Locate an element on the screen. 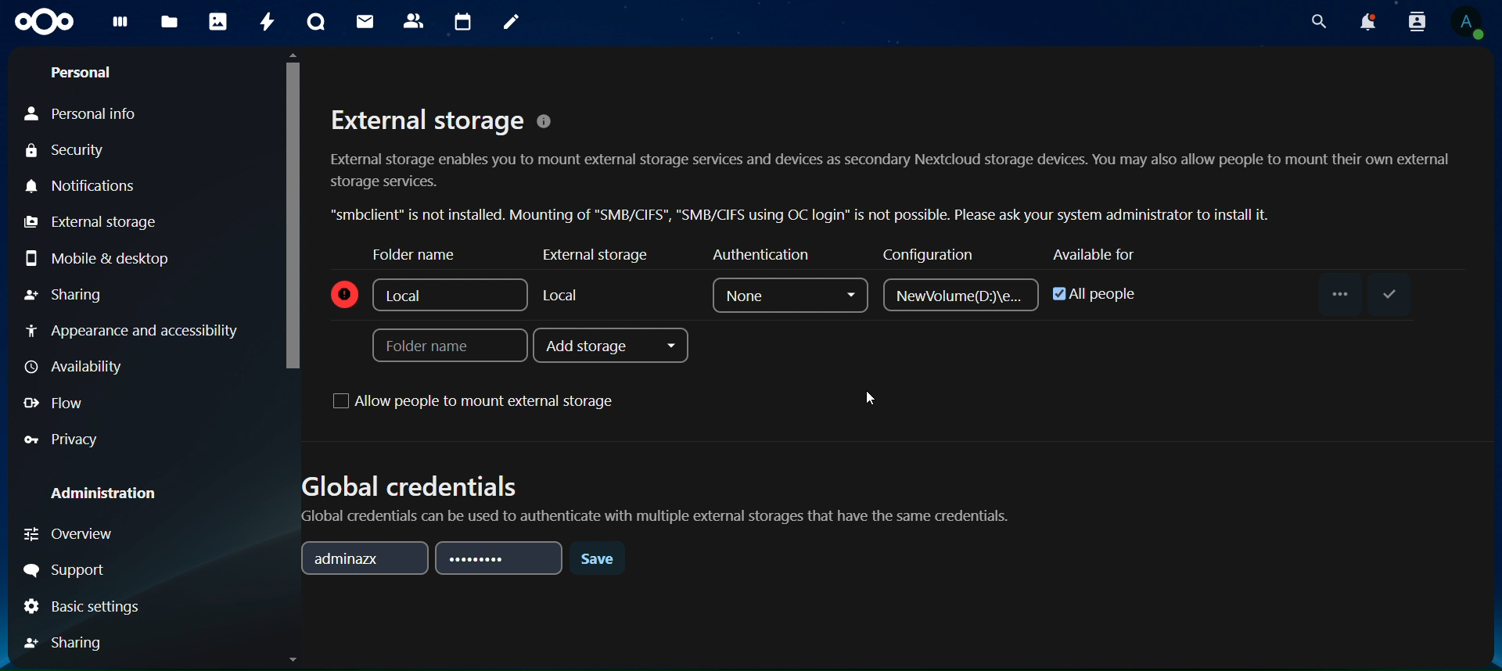 This screenshot has height=671, width=1502. cursor is located at coordinates (292, 211).